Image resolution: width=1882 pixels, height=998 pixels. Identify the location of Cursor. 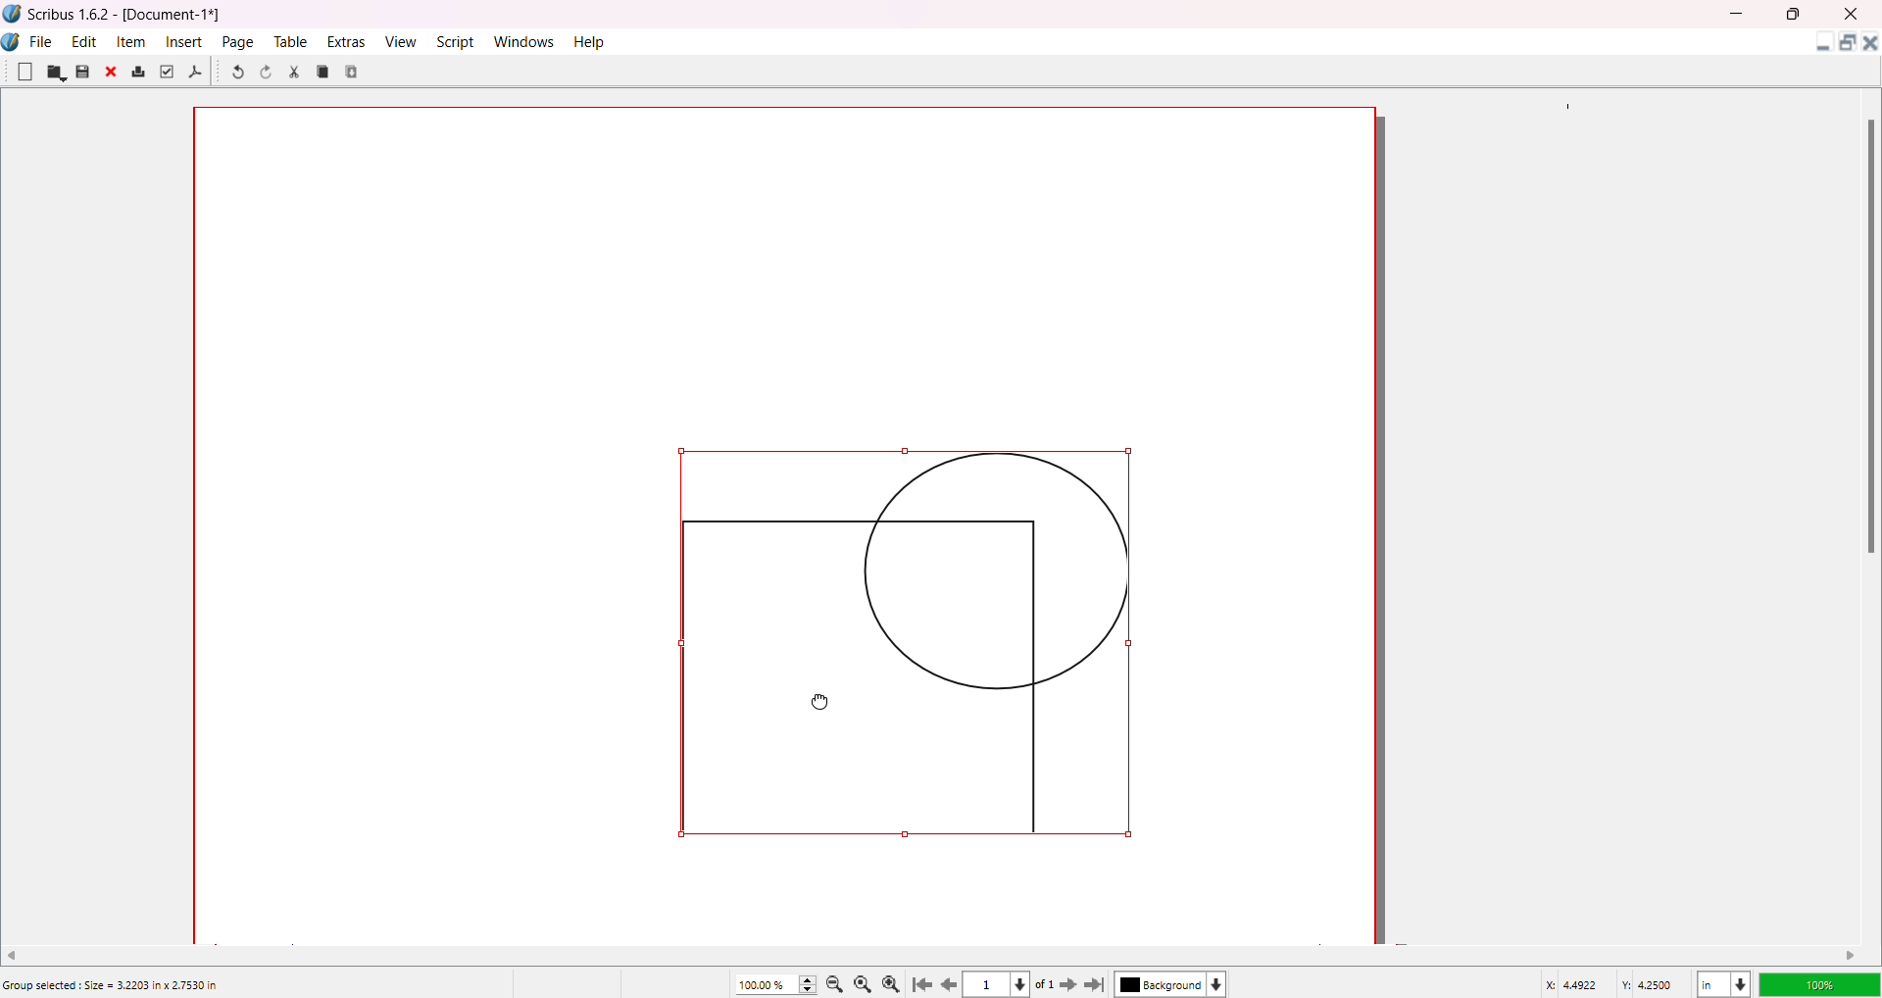
(819, 703).